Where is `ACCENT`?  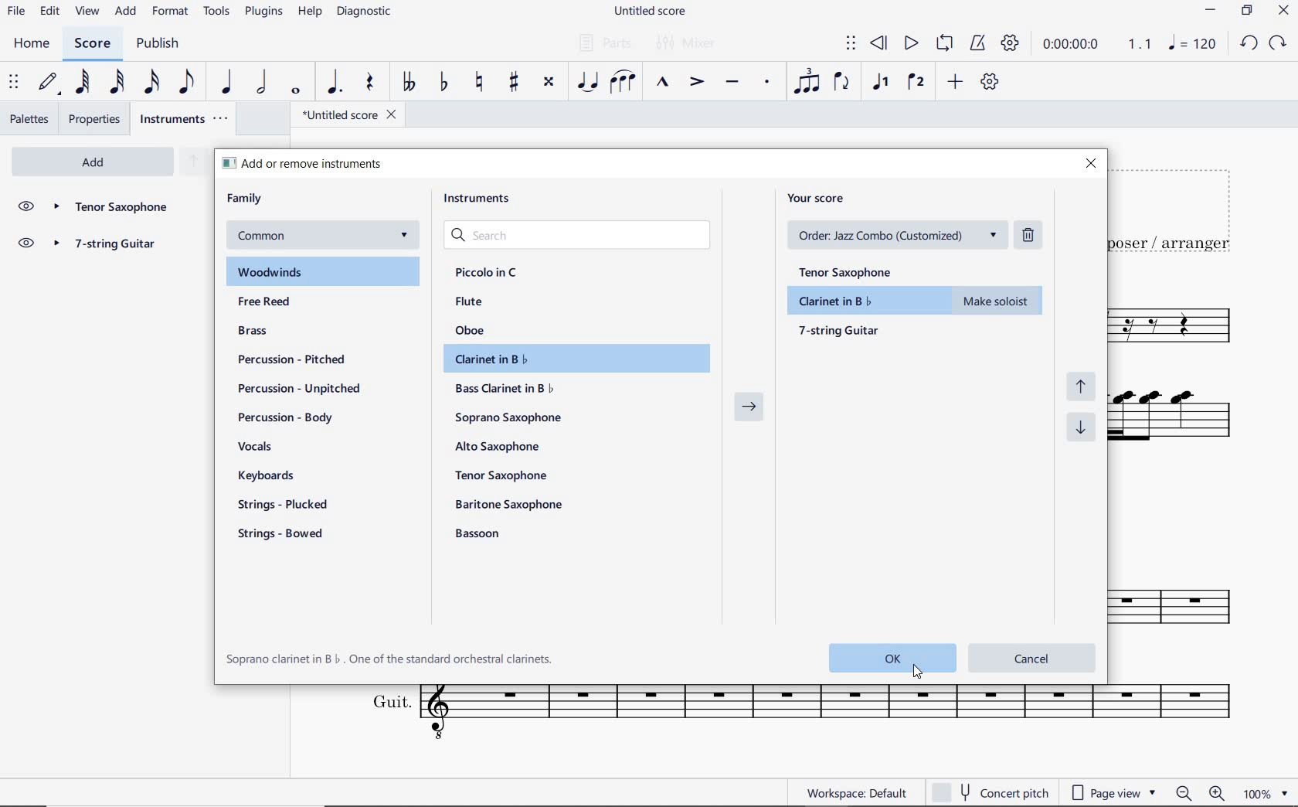
ACCENT is located at coordinates (696, 83).